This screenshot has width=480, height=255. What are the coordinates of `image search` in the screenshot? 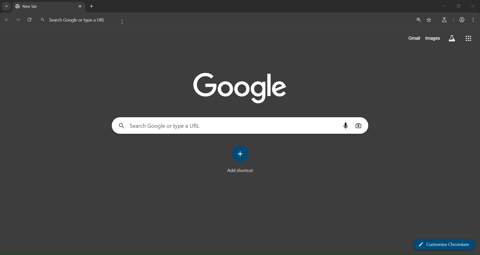 It's located at (361, 125).